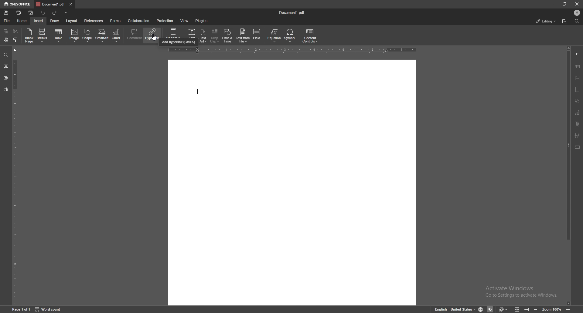  What do you see at coordinates (526, 309) in the screenshot?
I see `fit to width` at bounding box center [526, 309].